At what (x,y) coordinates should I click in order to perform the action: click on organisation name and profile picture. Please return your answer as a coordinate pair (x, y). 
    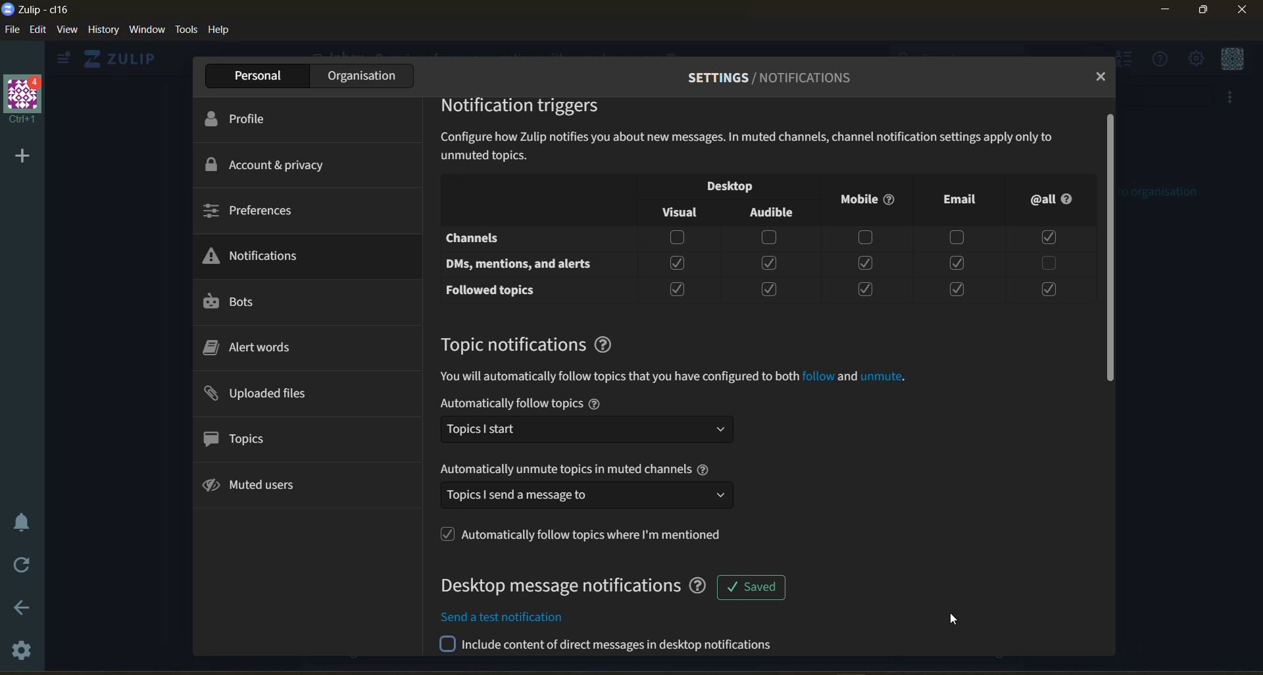
    Looking at the image, I should click on (22, 100).